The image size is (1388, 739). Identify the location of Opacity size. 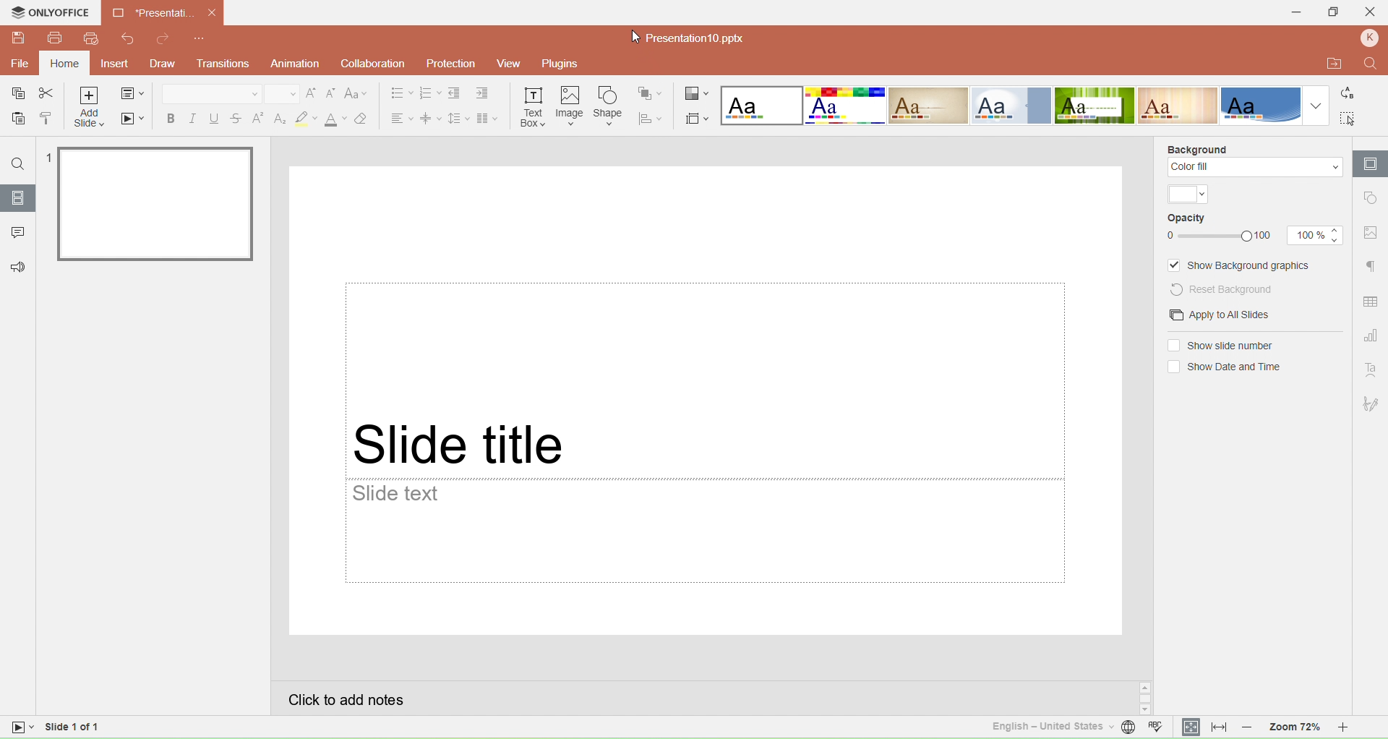
(1315, 235).